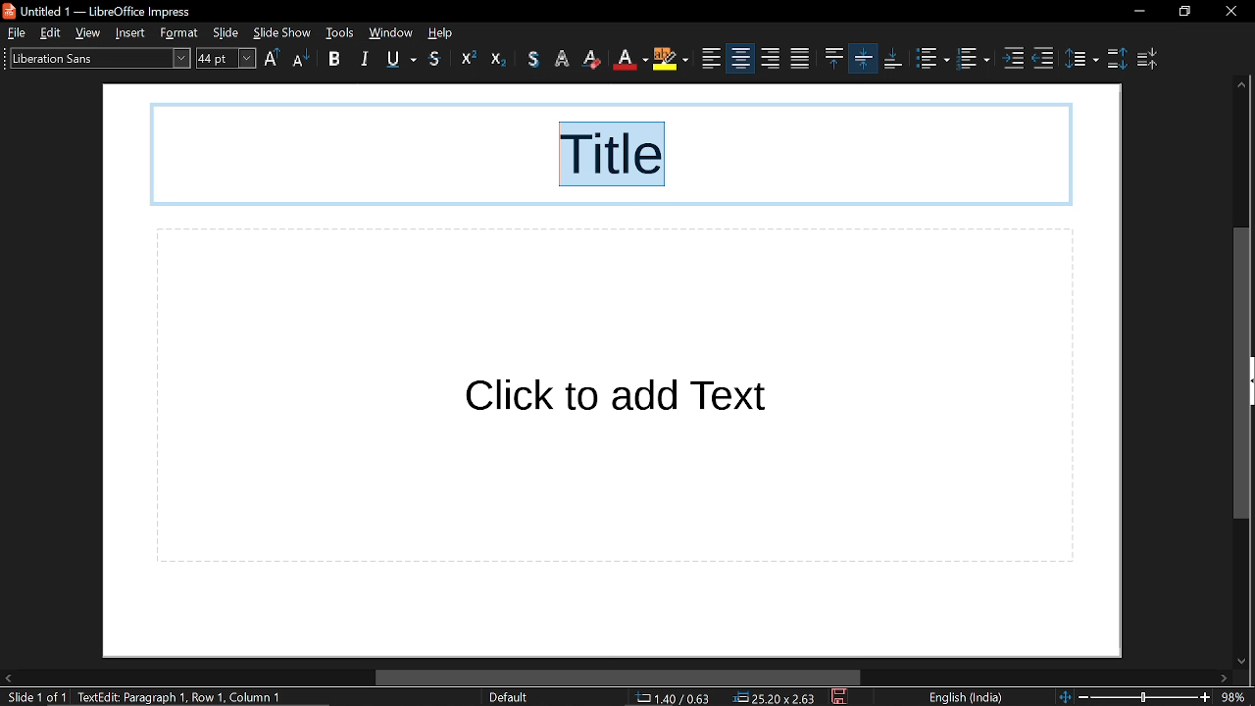 The image size is (1255, 706). Describe the element at coordinates (1081, 57) in the screenshot. I see `set line spacing` at that location.